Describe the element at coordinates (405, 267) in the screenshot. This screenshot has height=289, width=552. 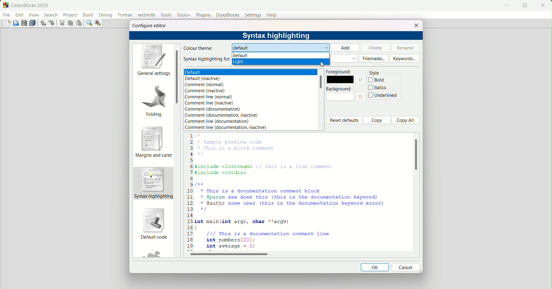
I see `cancel` at that location.